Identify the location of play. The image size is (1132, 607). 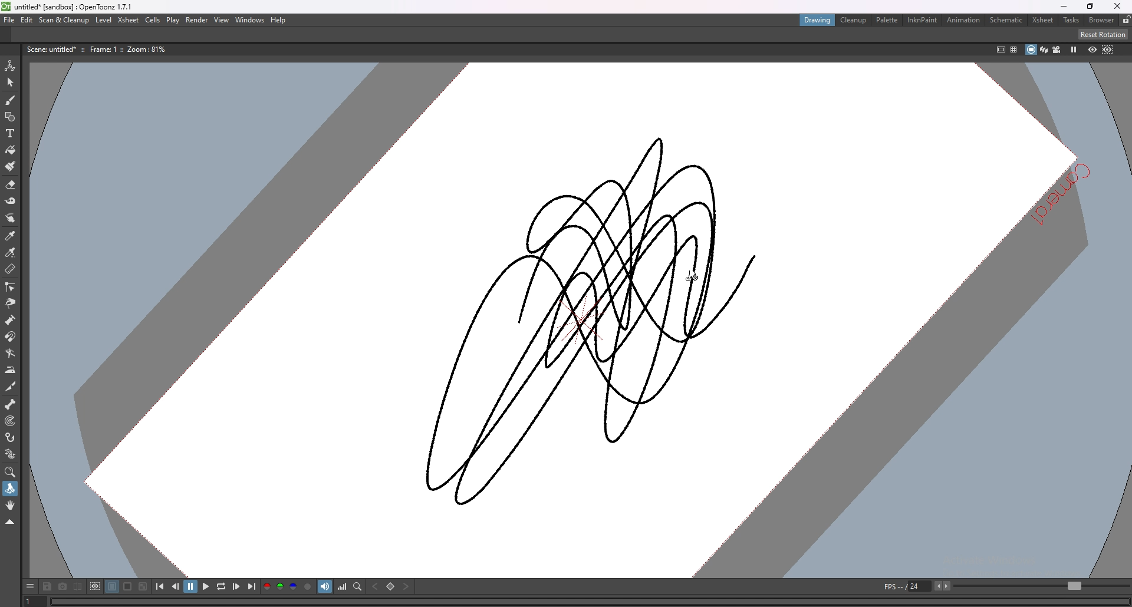
(206, 586).